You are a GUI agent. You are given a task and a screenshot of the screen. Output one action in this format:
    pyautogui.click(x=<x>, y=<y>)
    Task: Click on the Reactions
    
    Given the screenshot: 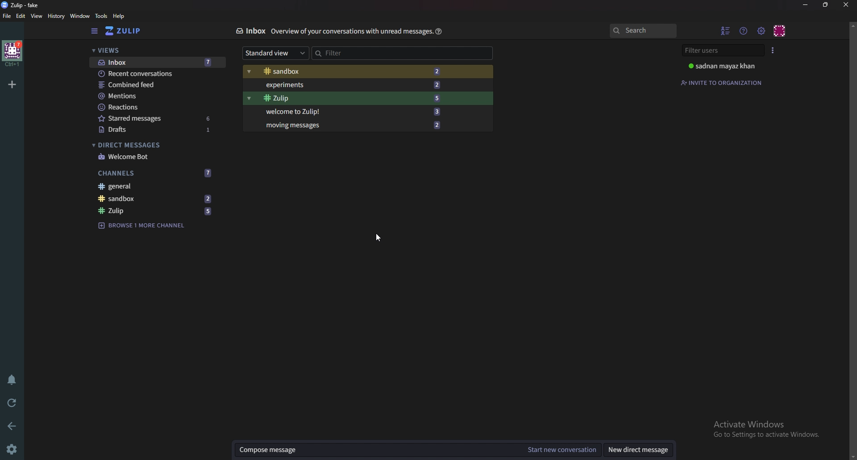 What is the action you would take?
    pyautogui.click(x=155, y=107)
    